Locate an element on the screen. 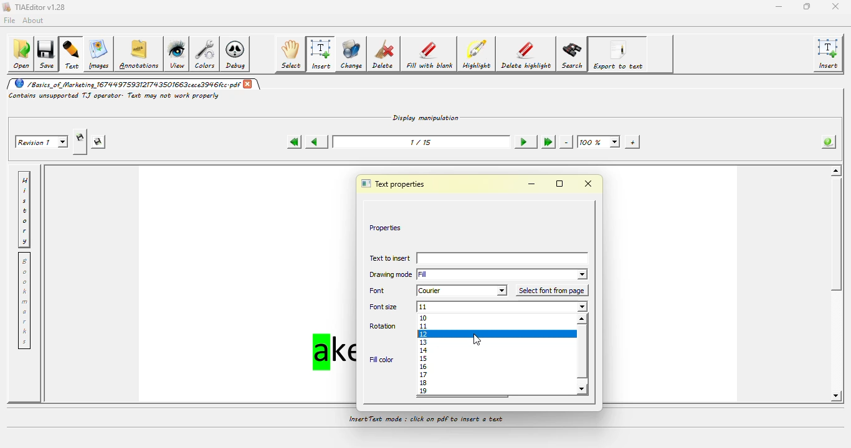  Drawing mode is located at coordinates (389, 276).